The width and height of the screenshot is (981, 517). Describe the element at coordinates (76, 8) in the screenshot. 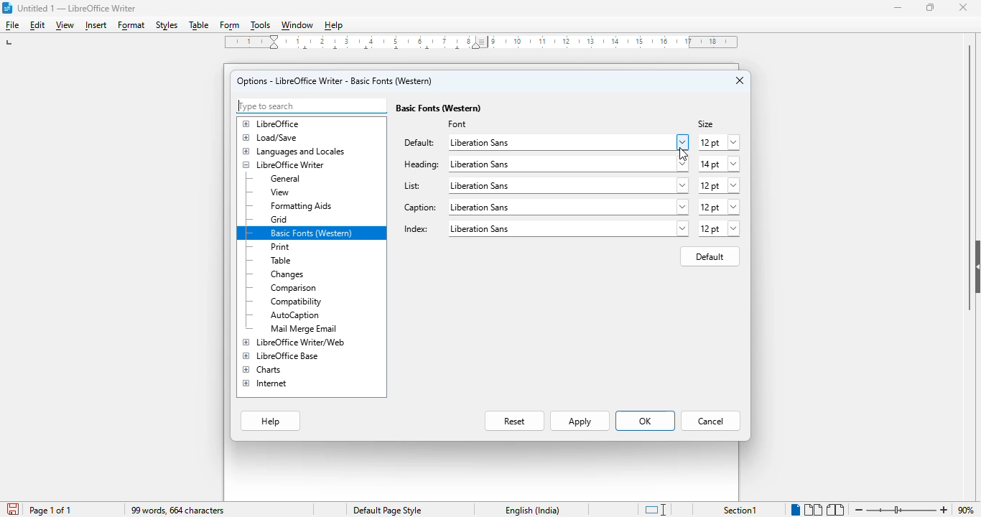

I see `title` at that location.